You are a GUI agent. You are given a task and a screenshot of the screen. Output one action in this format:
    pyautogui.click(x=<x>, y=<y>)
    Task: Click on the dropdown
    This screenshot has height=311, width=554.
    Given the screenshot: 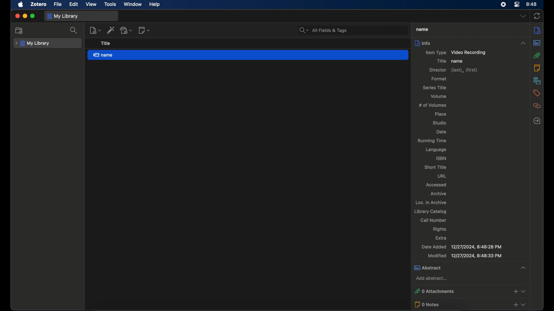 What is the action you would take?
    pyautogui.click(x=523, y=305)
    